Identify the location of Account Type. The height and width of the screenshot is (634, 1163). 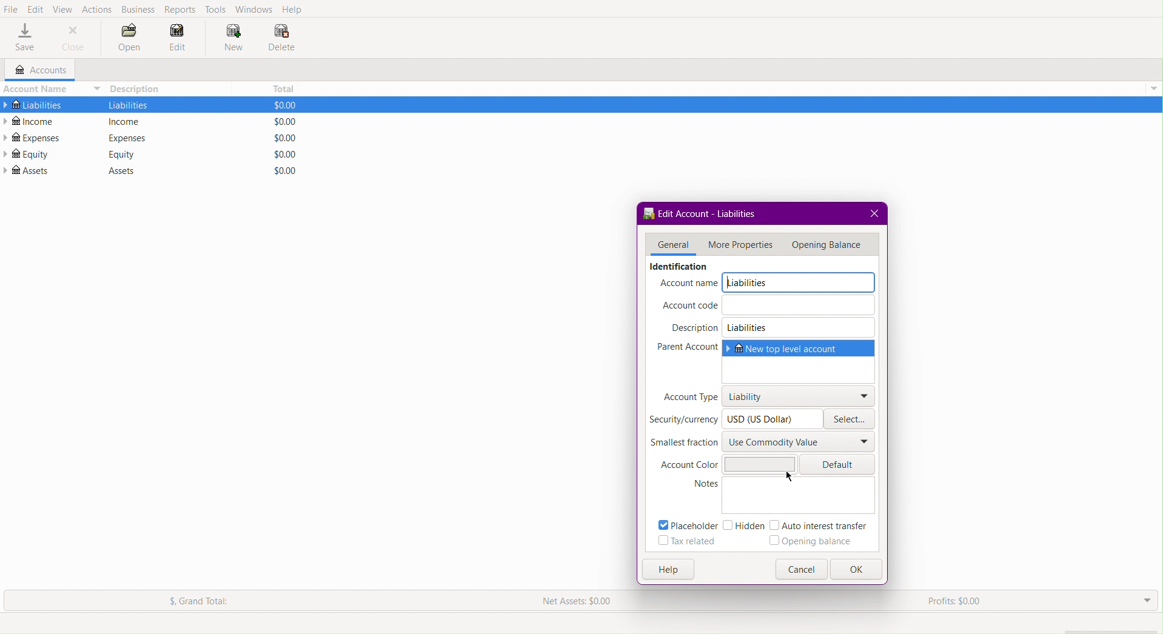
(690, 396).